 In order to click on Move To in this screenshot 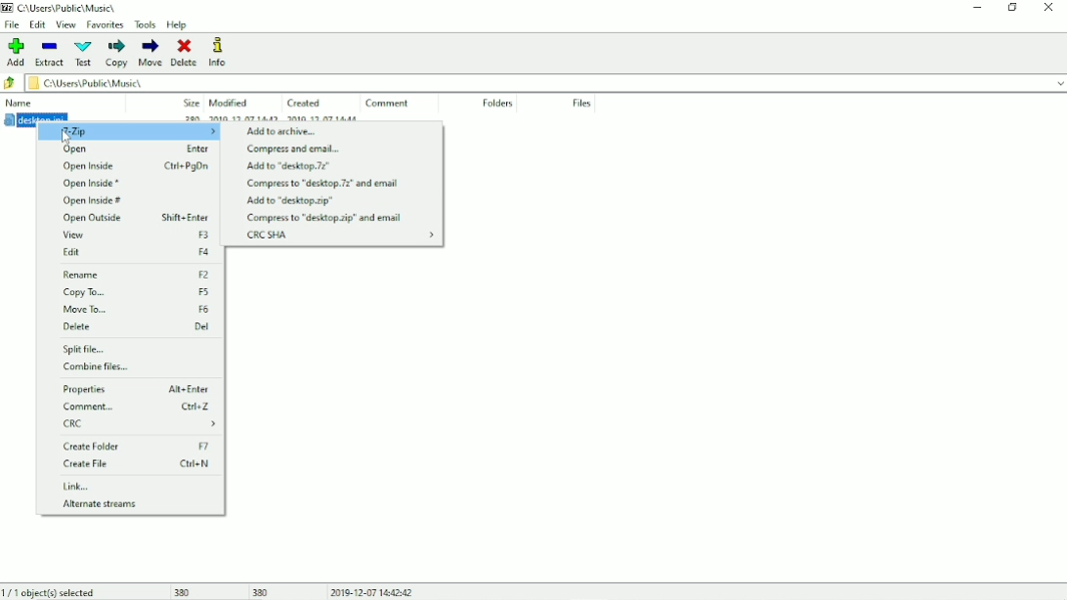, I will do `click(136, 309)`.